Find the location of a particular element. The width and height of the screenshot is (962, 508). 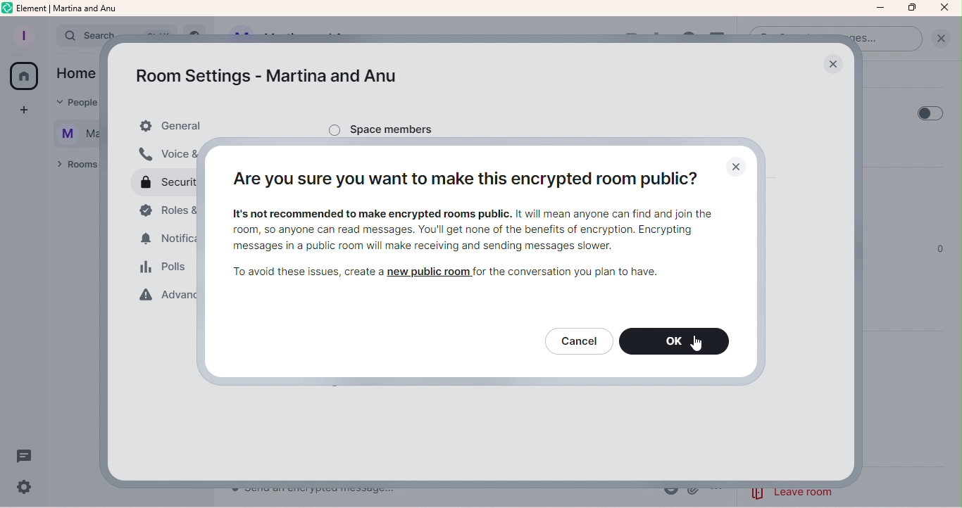

Roles and permissions is located at coordinates (163, 212).